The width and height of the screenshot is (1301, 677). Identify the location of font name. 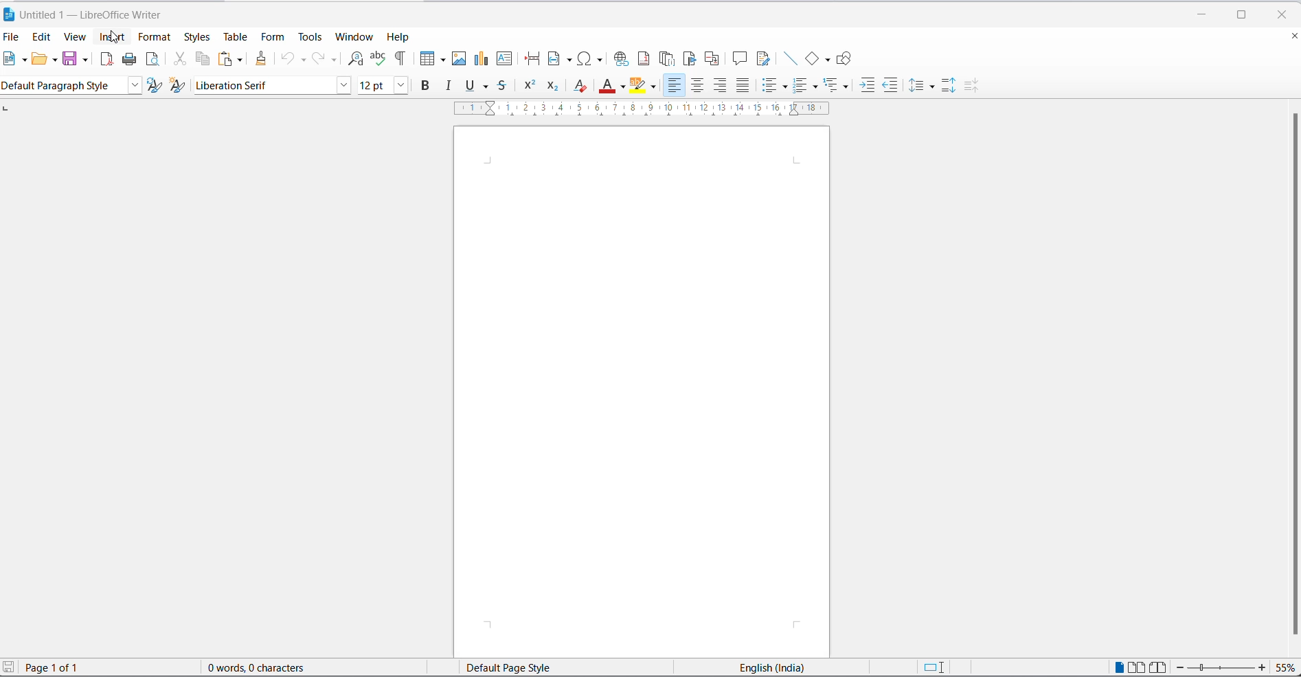
(262, 86).